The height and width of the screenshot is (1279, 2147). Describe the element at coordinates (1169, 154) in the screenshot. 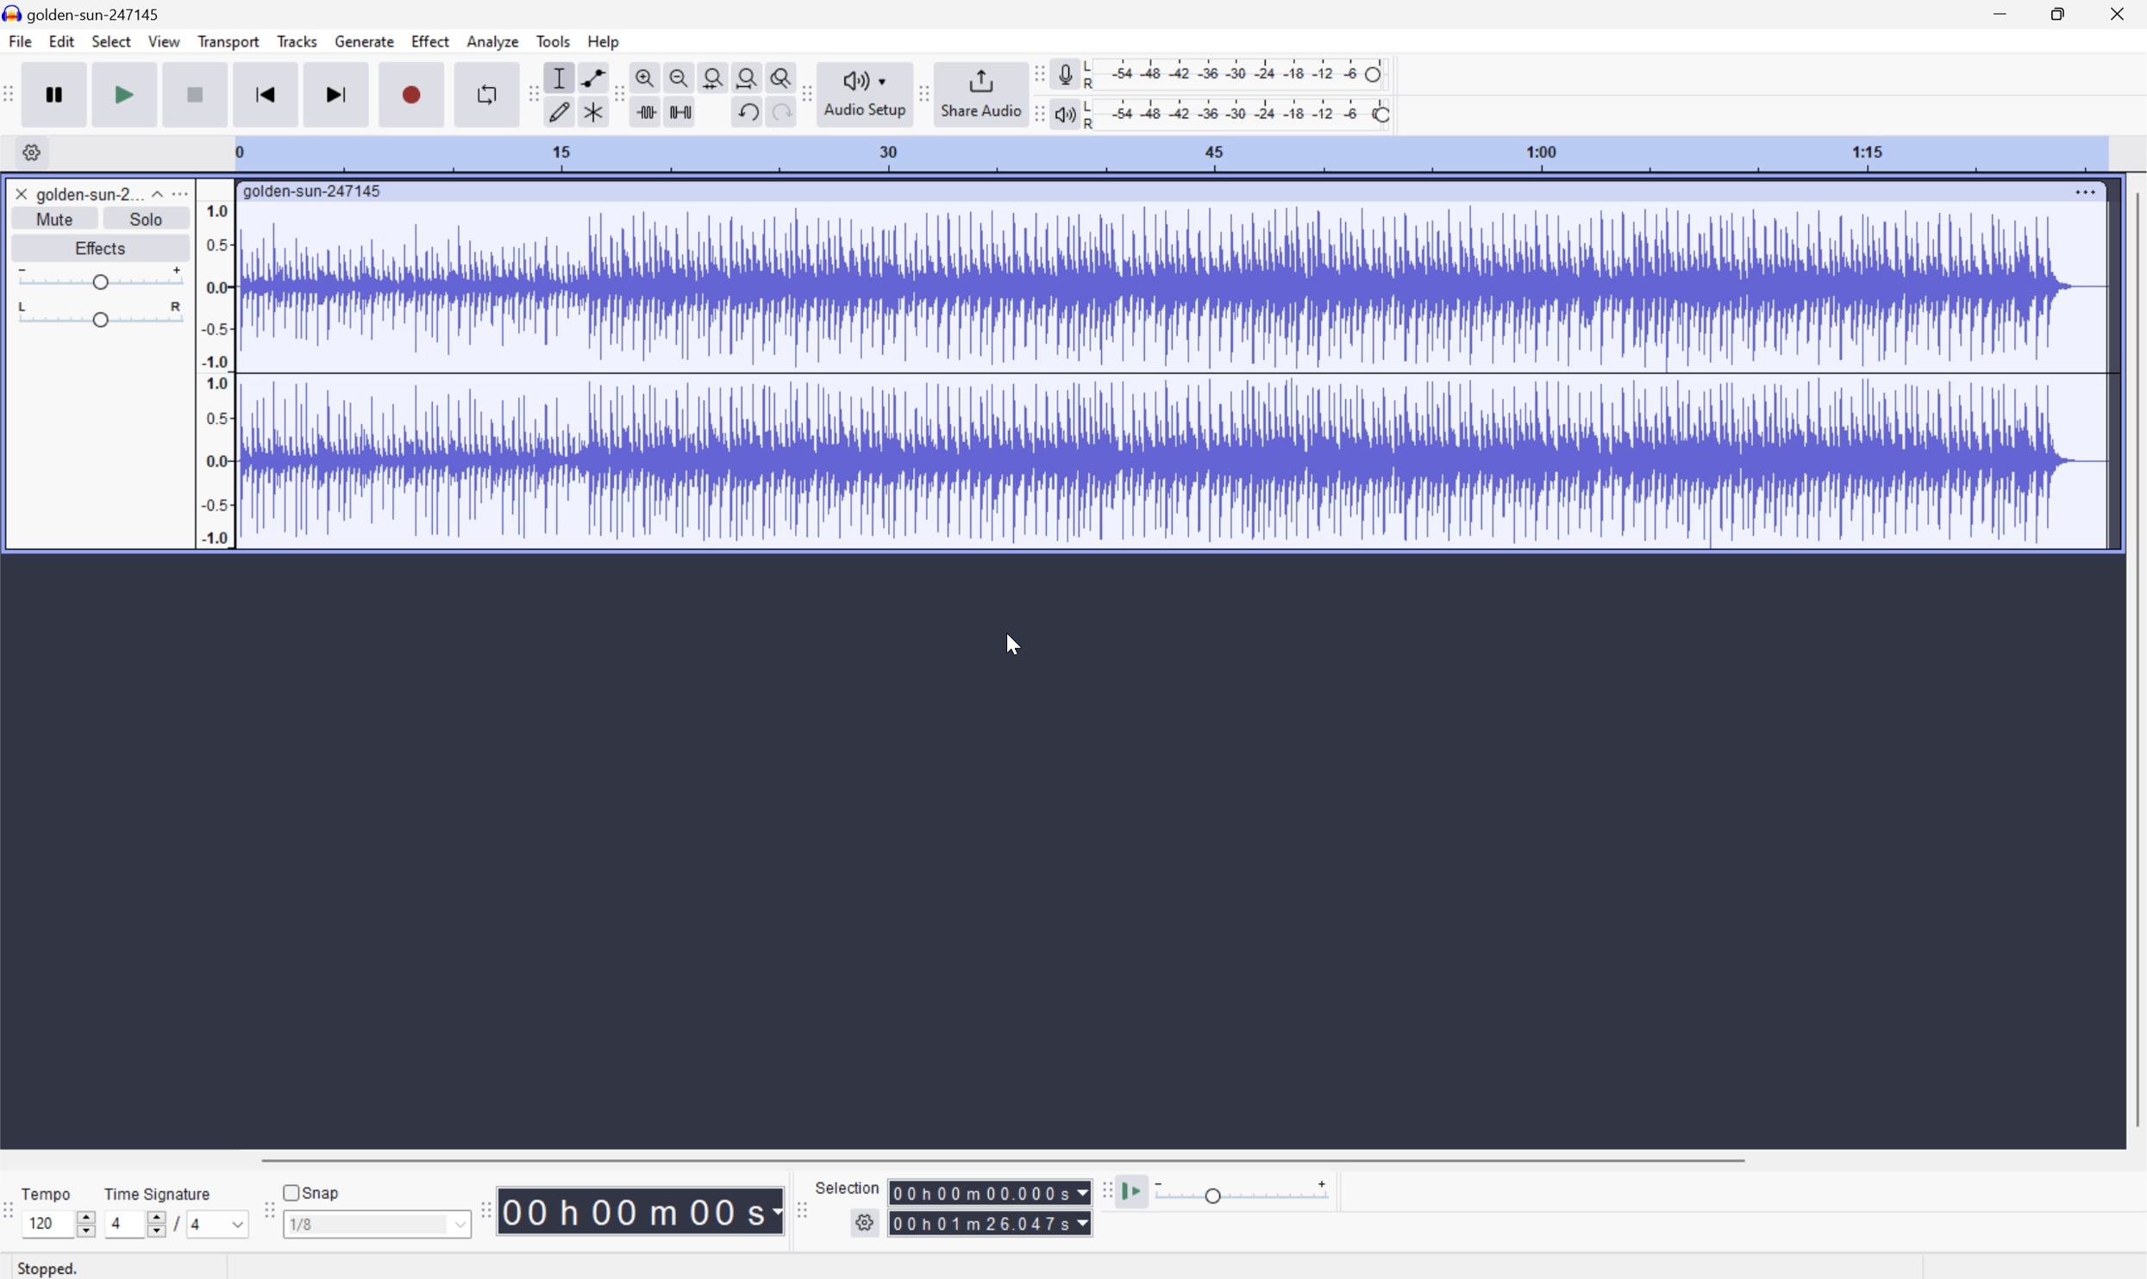

I see `Scale` at that location.